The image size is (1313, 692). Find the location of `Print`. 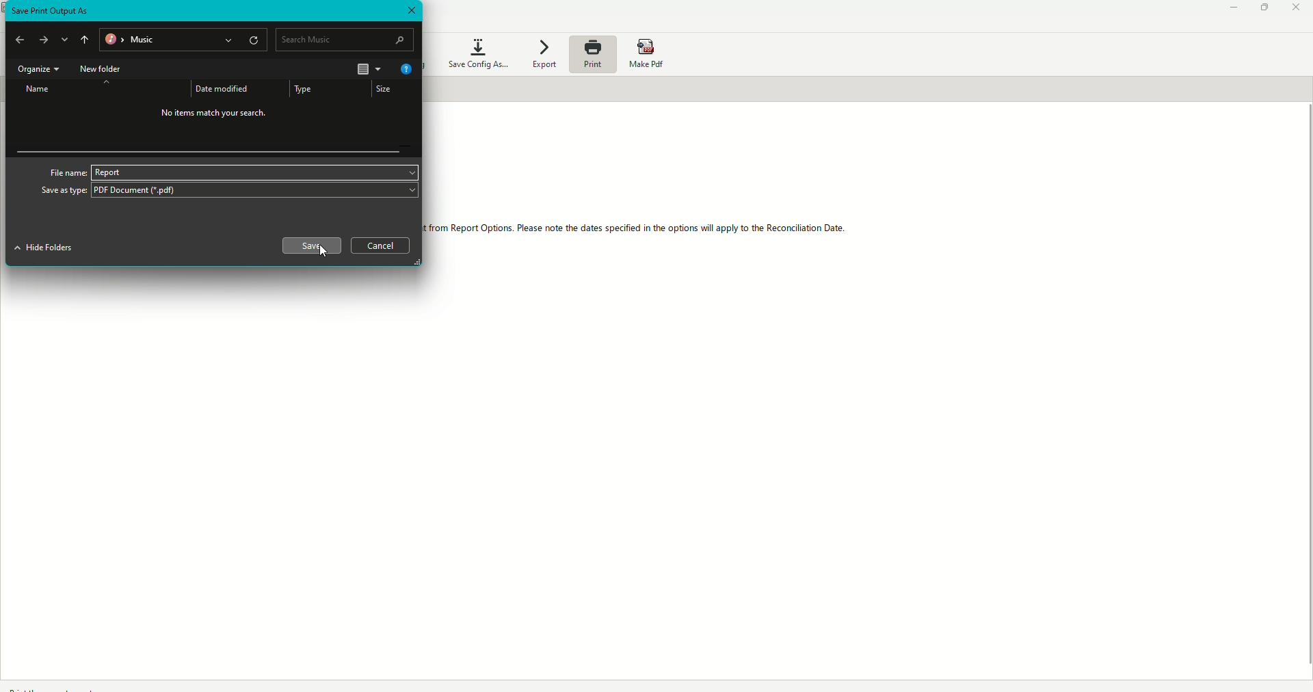

Print is located at coordinates (594, 57).